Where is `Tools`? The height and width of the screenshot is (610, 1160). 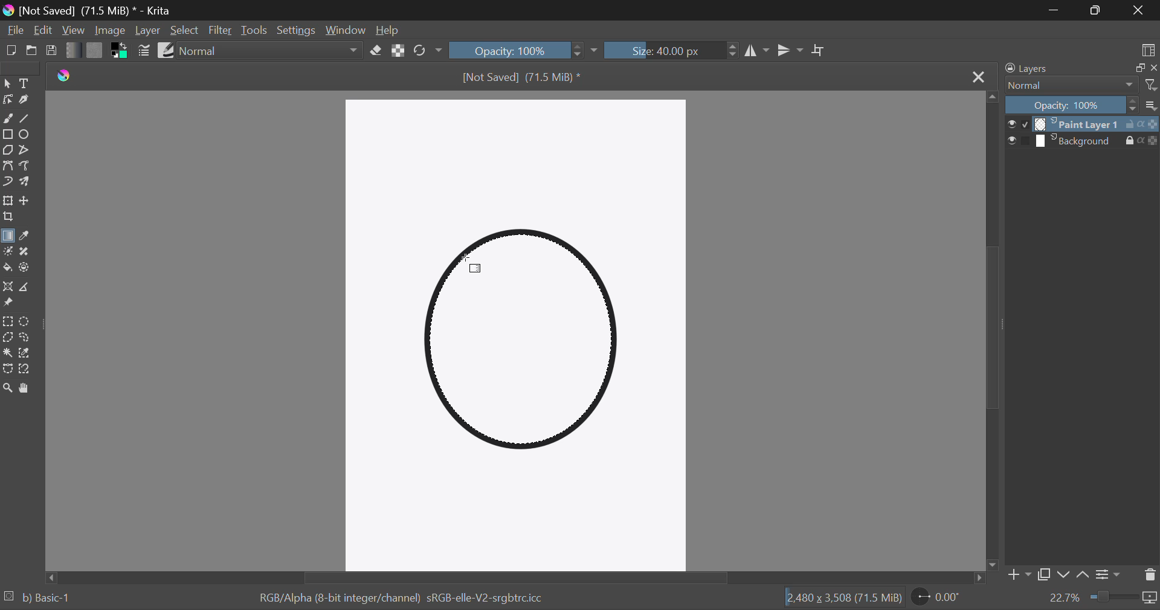 Tools is located at coordinates (254, 30).